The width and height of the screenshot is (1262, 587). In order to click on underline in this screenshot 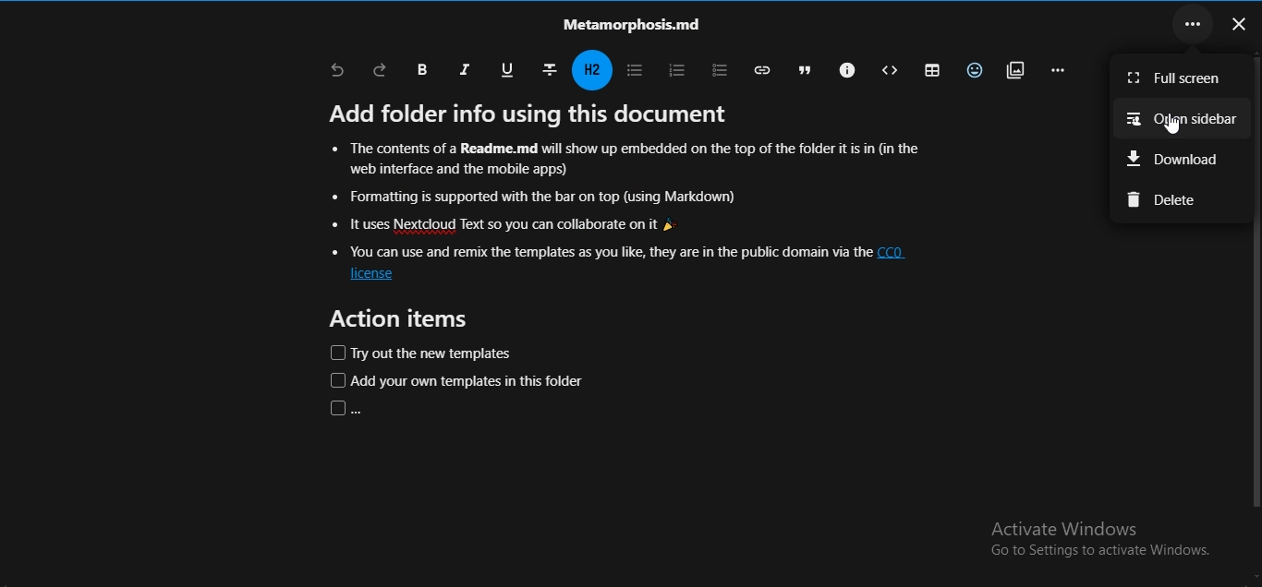, I will do `click(510, 71)`.